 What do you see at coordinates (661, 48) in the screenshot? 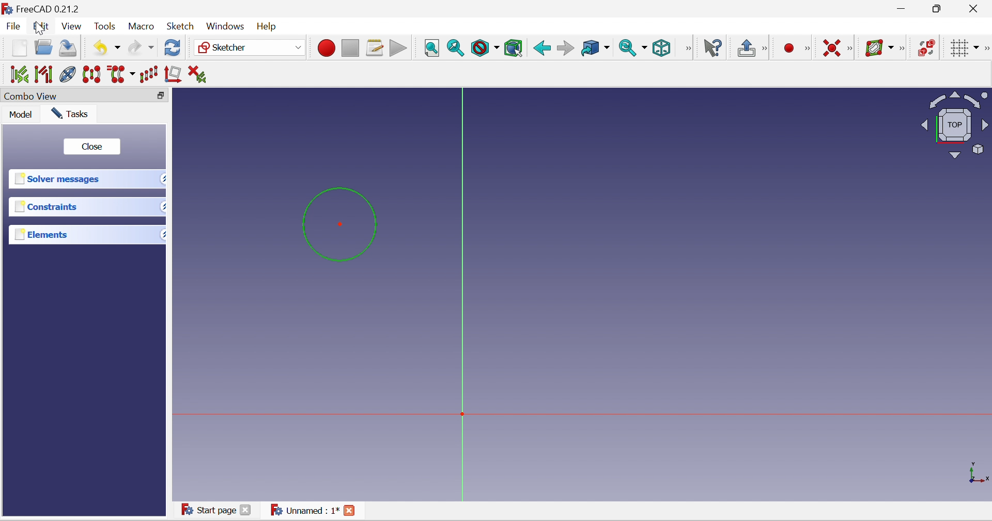
I see `Isometric` at bounding box center [661, 48].